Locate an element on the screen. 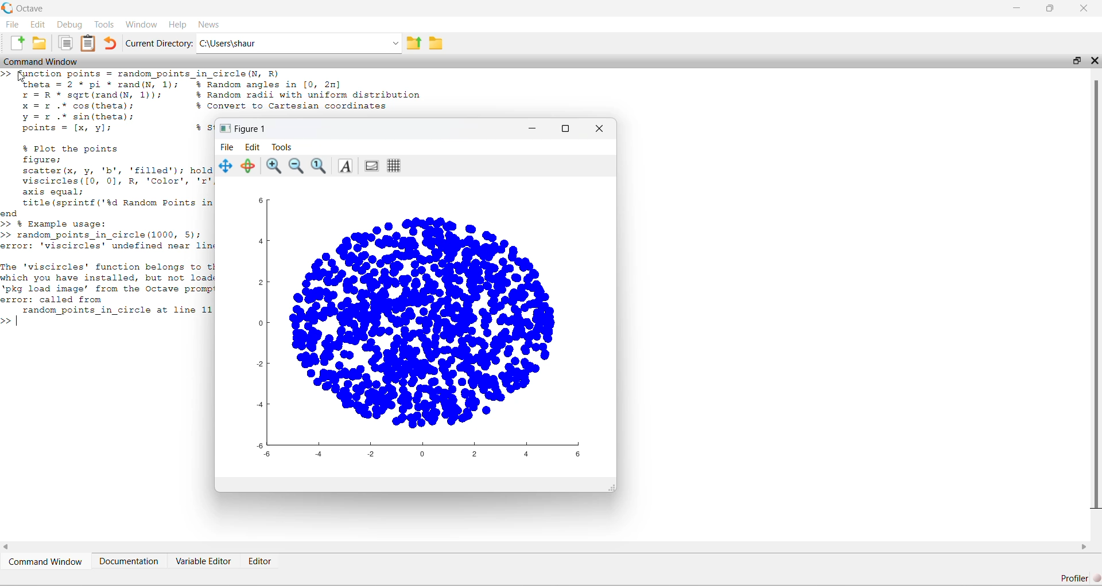  Enter directory name is located at coordinates (396, 43).